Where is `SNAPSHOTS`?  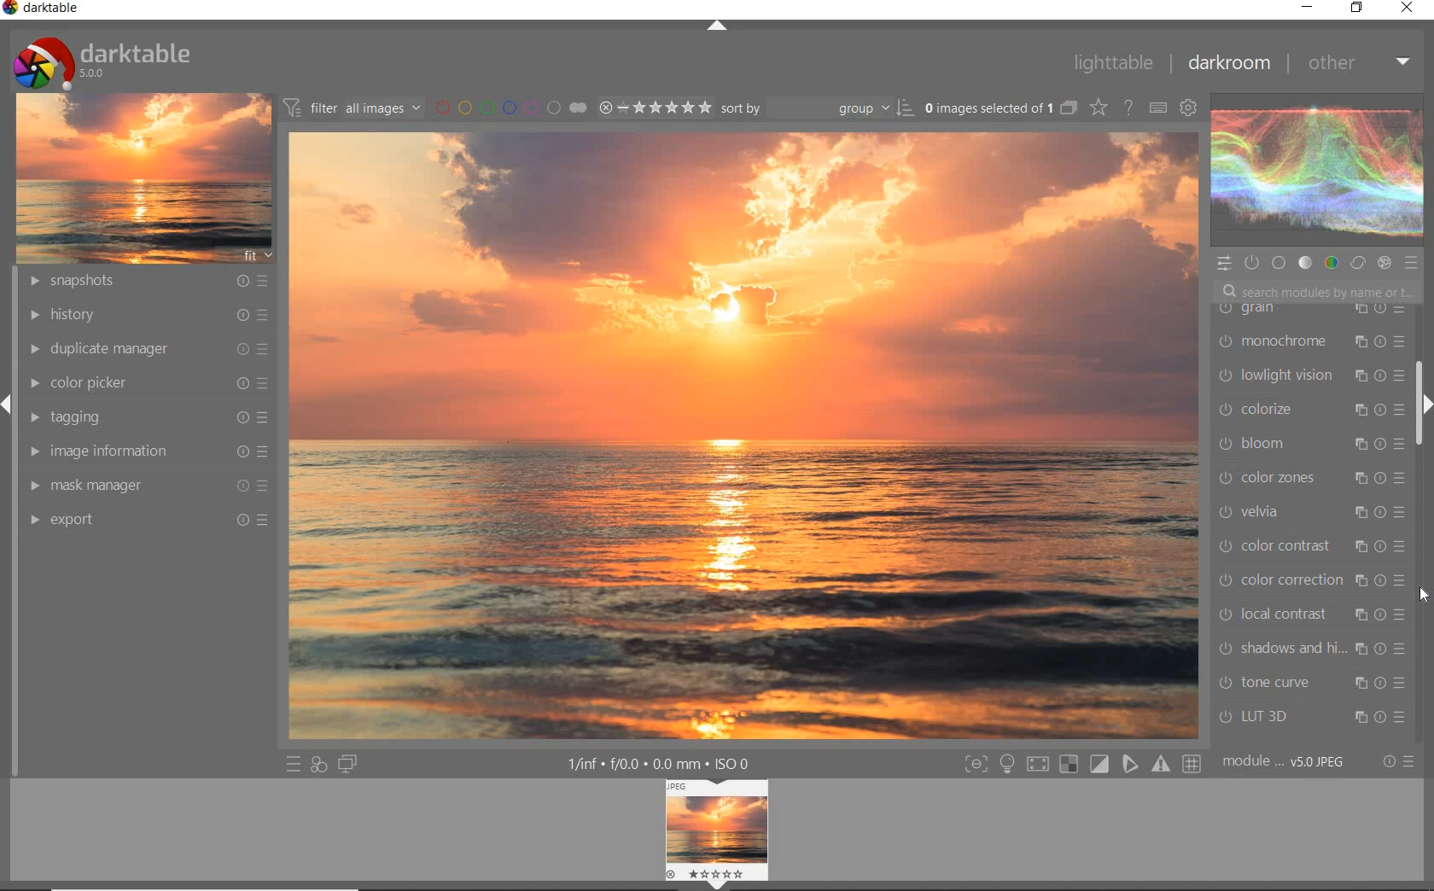
SNAPSHOTS is located at coordinates (147, 282).